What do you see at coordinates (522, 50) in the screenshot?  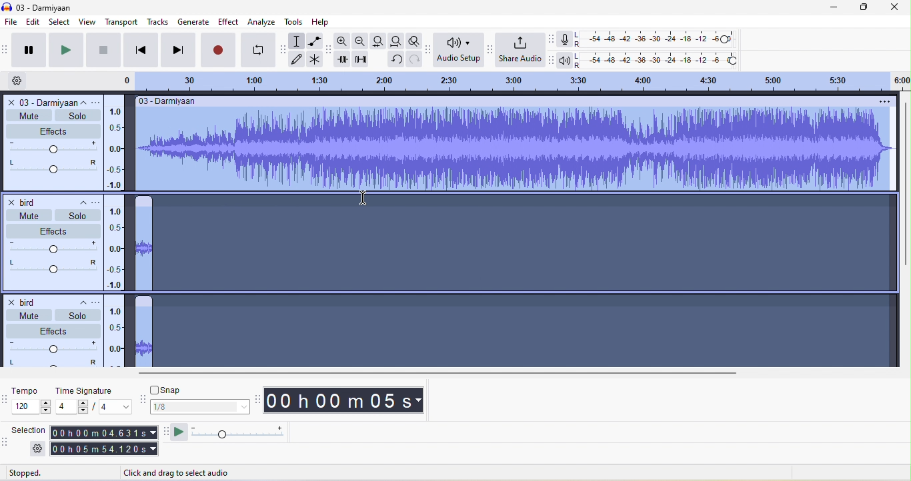 I see `share audio` at bounding box center [522, 50].